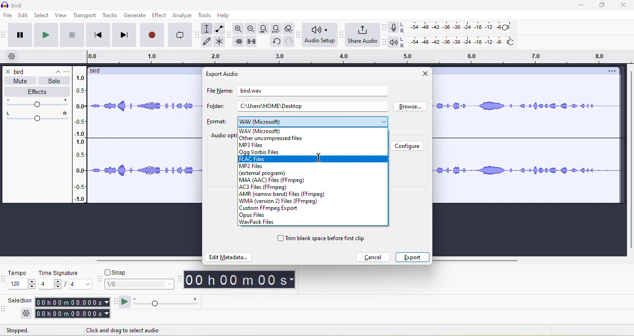  What do you see at coordinates (241, 280) in the screenshot?
I see `timer` at bounding box center [241, 280].